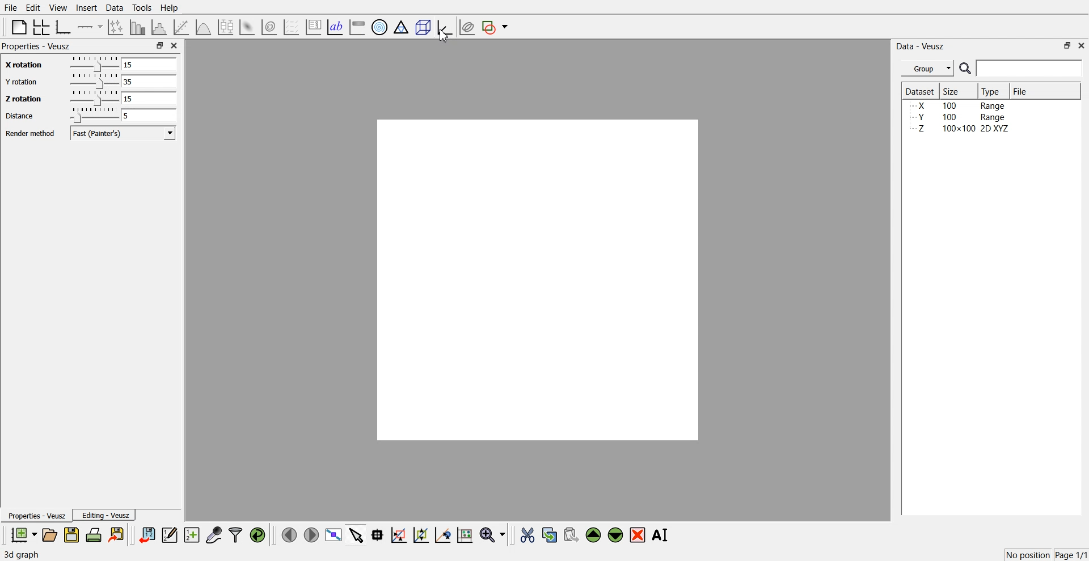 This screenshot has width=1089, height=561. Describe the element at coordinates (421, 534) in the screenshot. I see `Zoom out of the graph axes` at that location.